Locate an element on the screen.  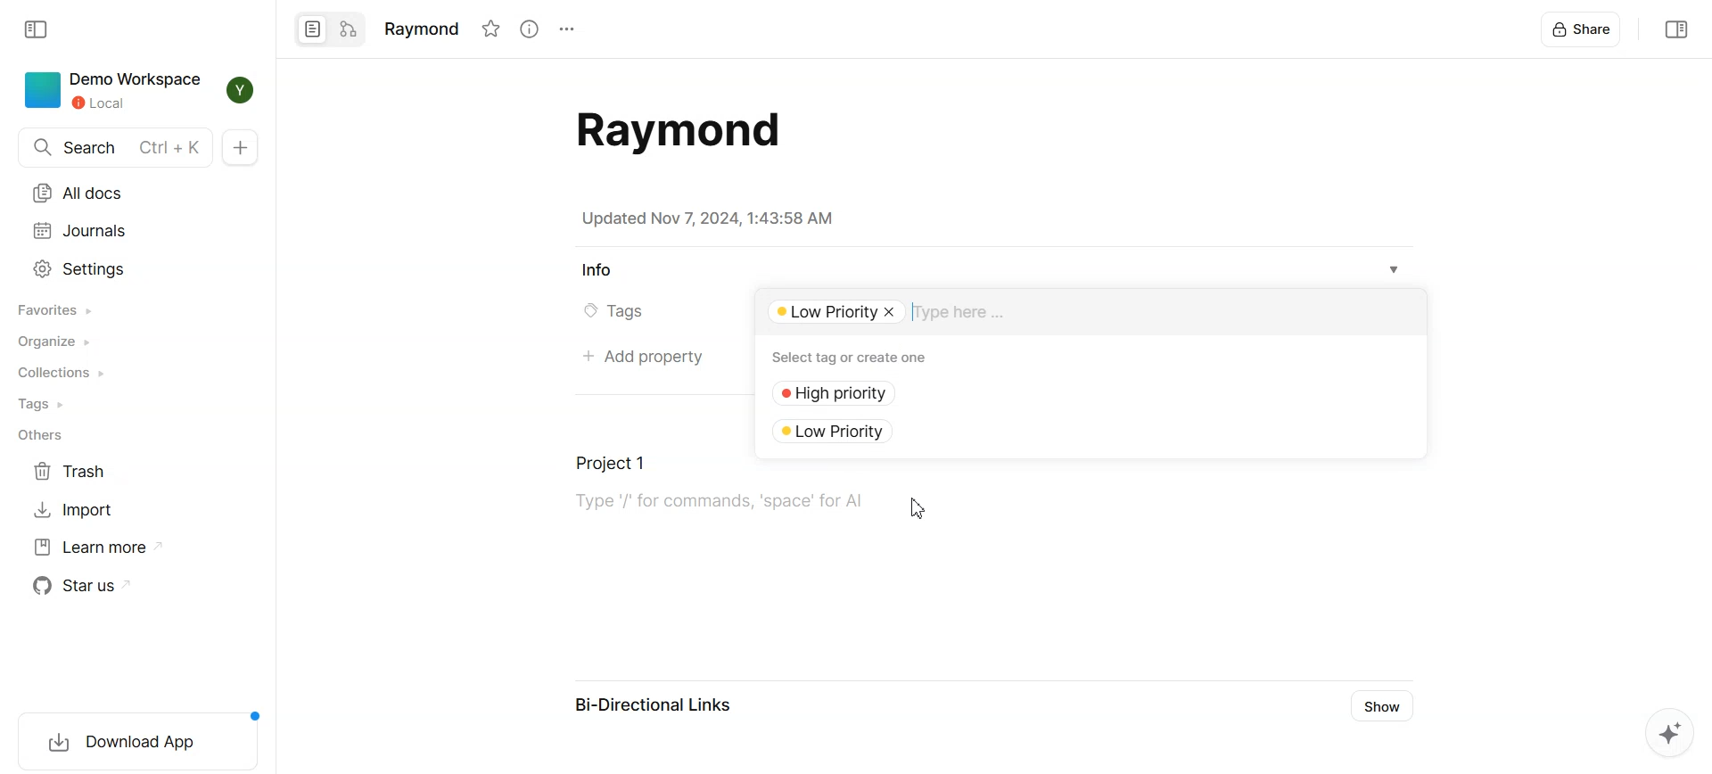
Document task is located at coordinates (708, 490).